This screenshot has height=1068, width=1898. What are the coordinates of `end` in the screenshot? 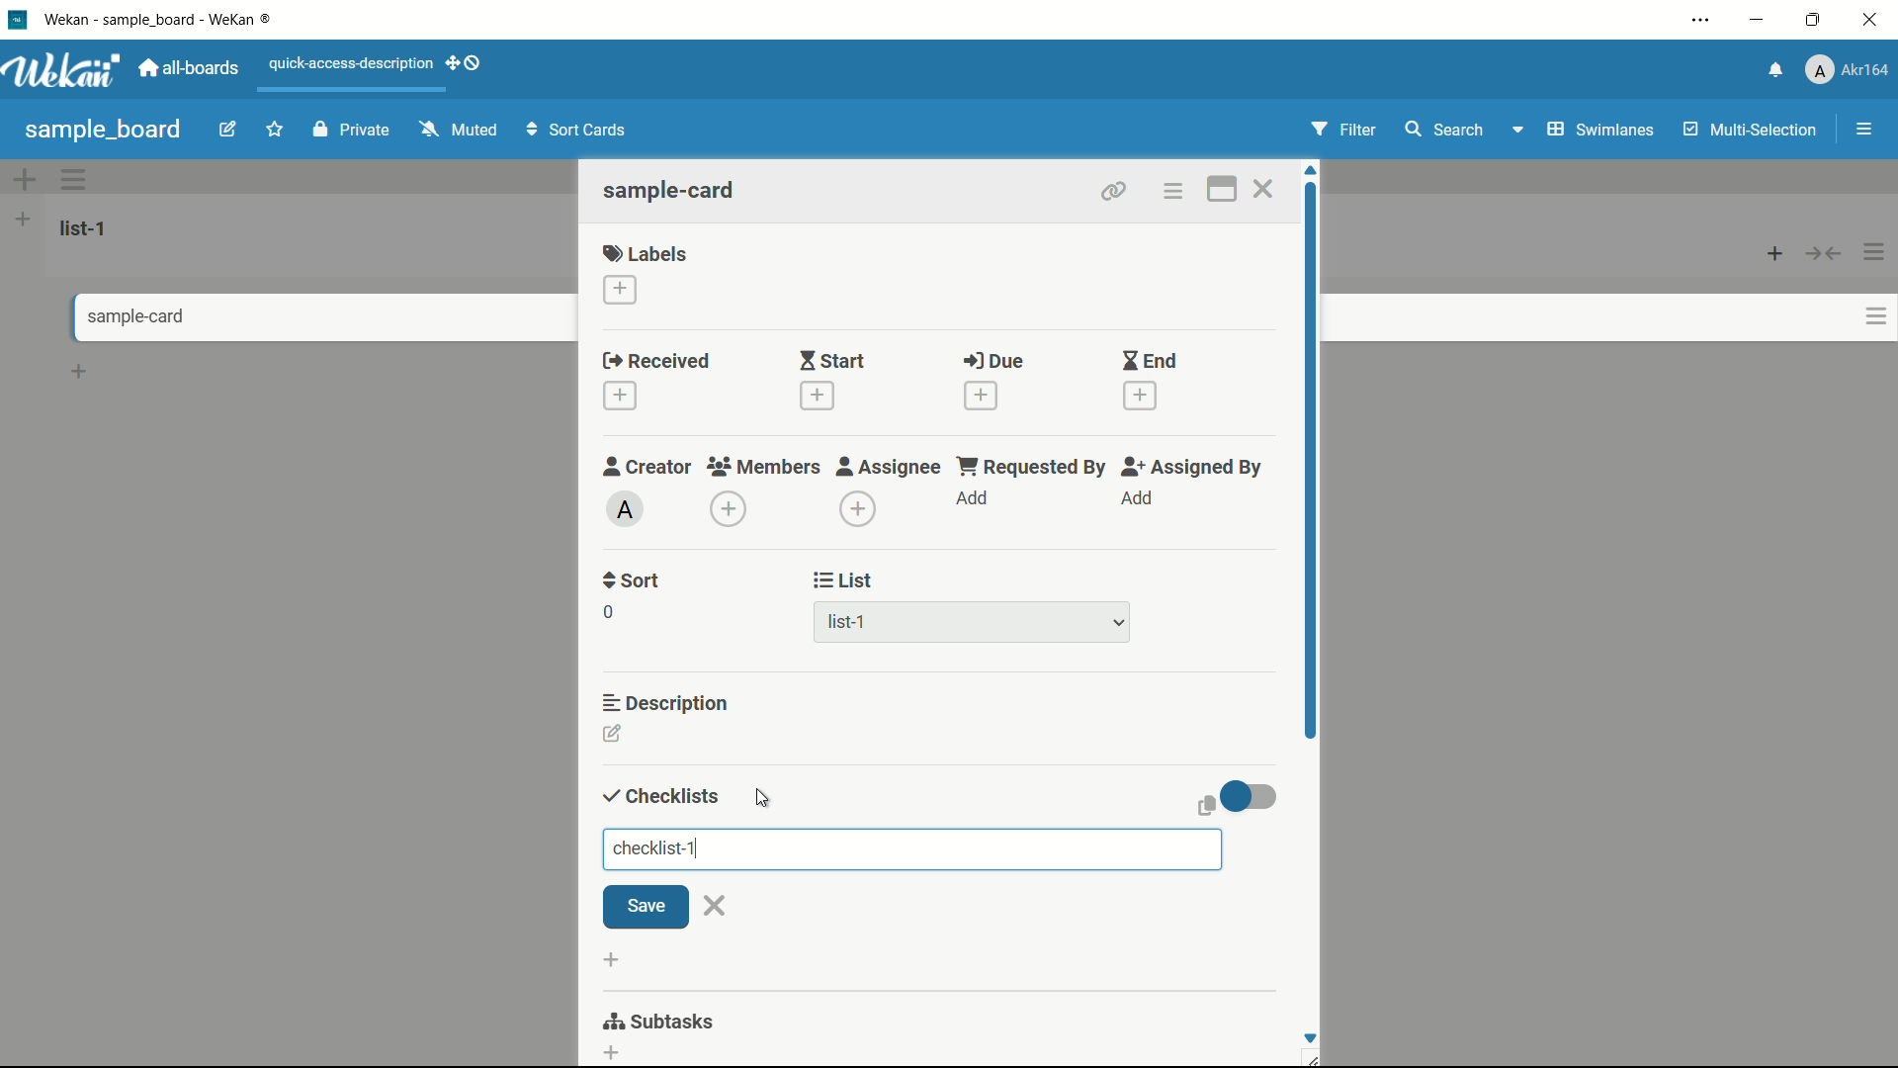 It's located at (1149, 362).